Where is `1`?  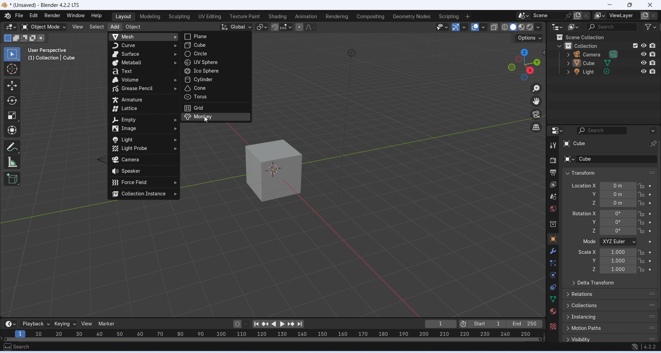 1 is located at coordinates (441, 324).